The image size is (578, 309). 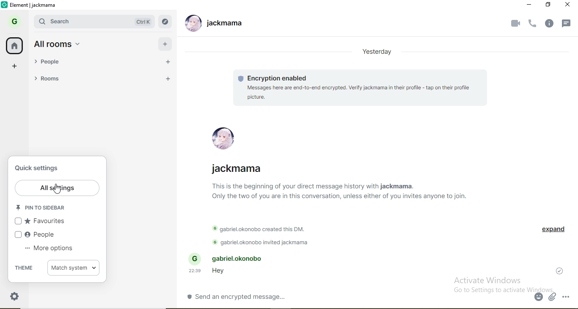 What do you see at coordinates (569, 297) in the screenshot?
I see `options` at bounding box center [569, 297].